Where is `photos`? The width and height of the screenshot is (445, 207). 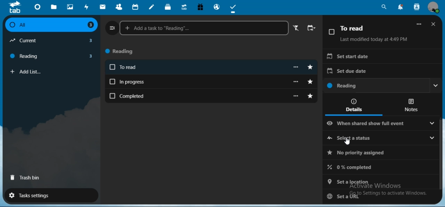
photos is located at coordinates (70, 7).